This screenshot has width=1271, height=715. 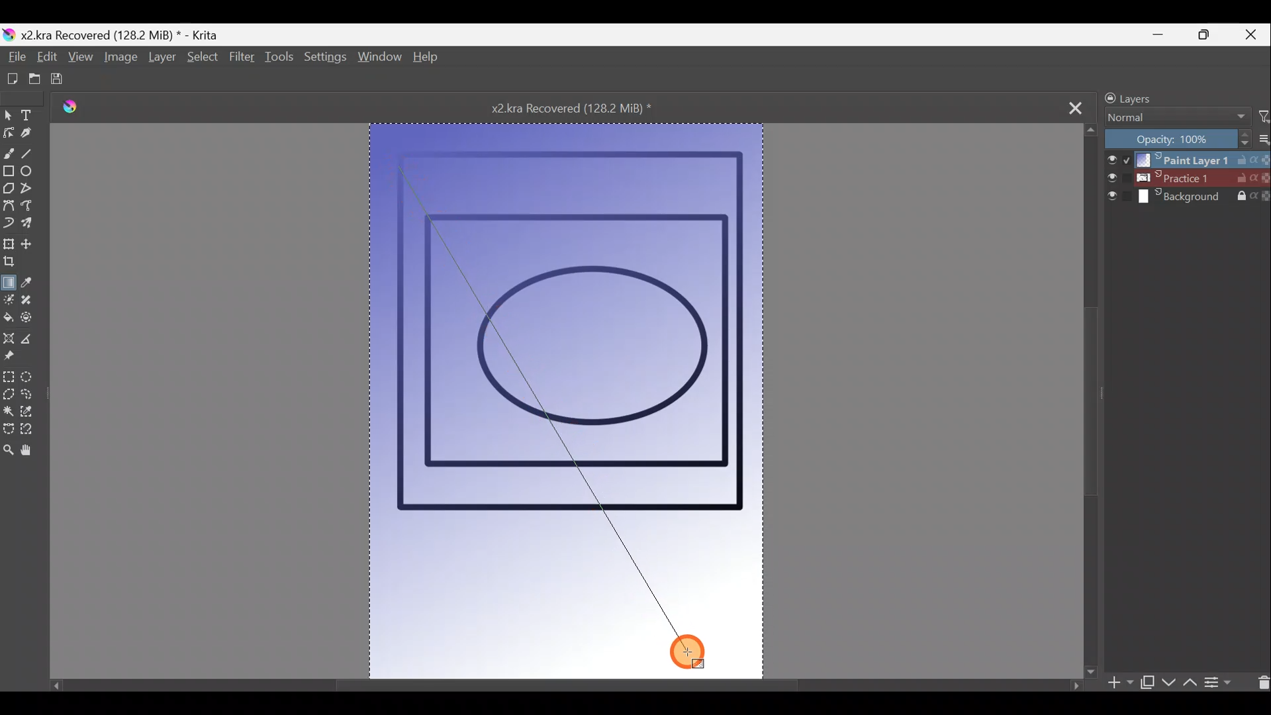 What do you see at coordinates (30, 156) in the screenshot?
I see `Line tool` at bounding box center [30, 156].